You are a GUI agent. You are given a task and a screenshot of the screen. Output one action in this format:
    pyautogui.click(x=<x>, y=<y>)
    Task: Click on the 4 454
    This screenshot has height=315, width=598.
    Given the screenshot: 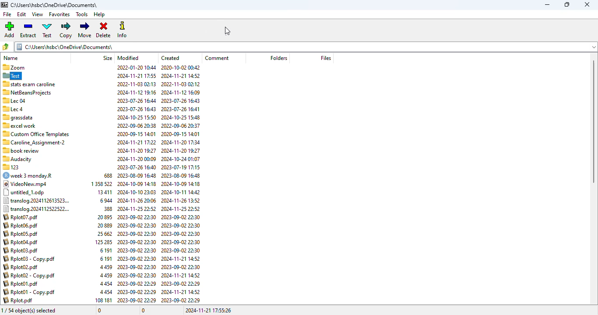 What is the action you would take?
    pyautogui.click(x=106, y=292)
    